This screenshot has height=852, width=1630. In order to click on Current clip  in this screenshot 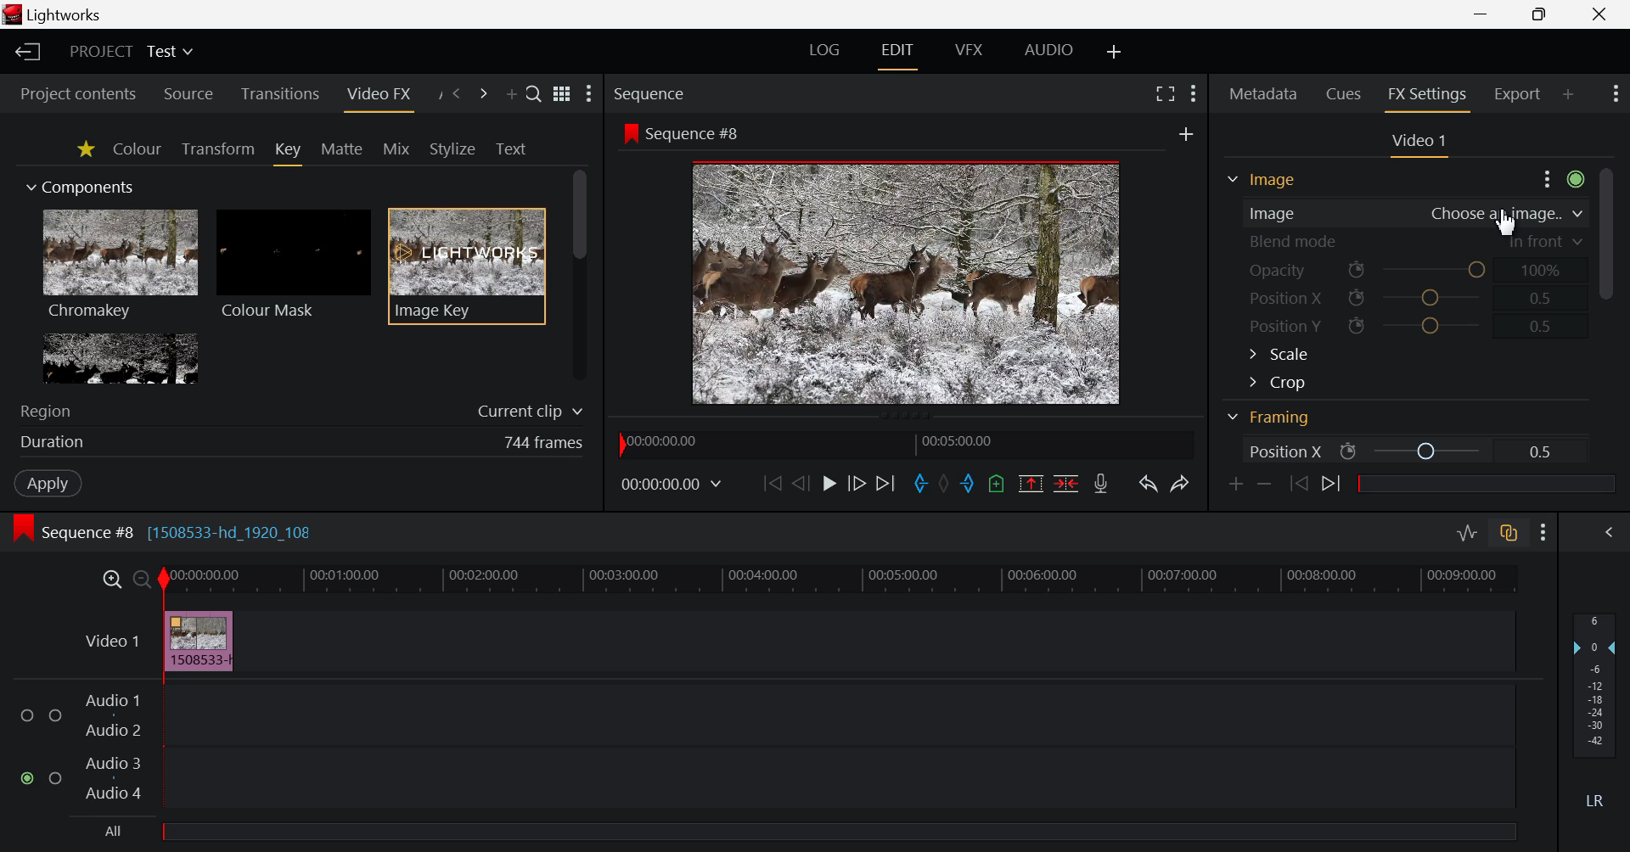, I will do `click(527, 412)`.